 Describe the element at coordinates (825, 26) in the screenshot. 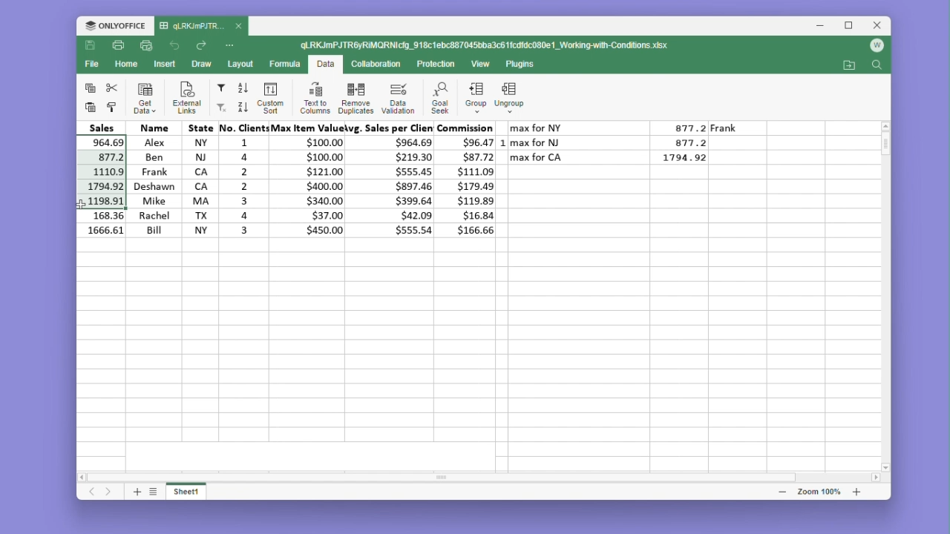

I see `Minimise ` at that location.